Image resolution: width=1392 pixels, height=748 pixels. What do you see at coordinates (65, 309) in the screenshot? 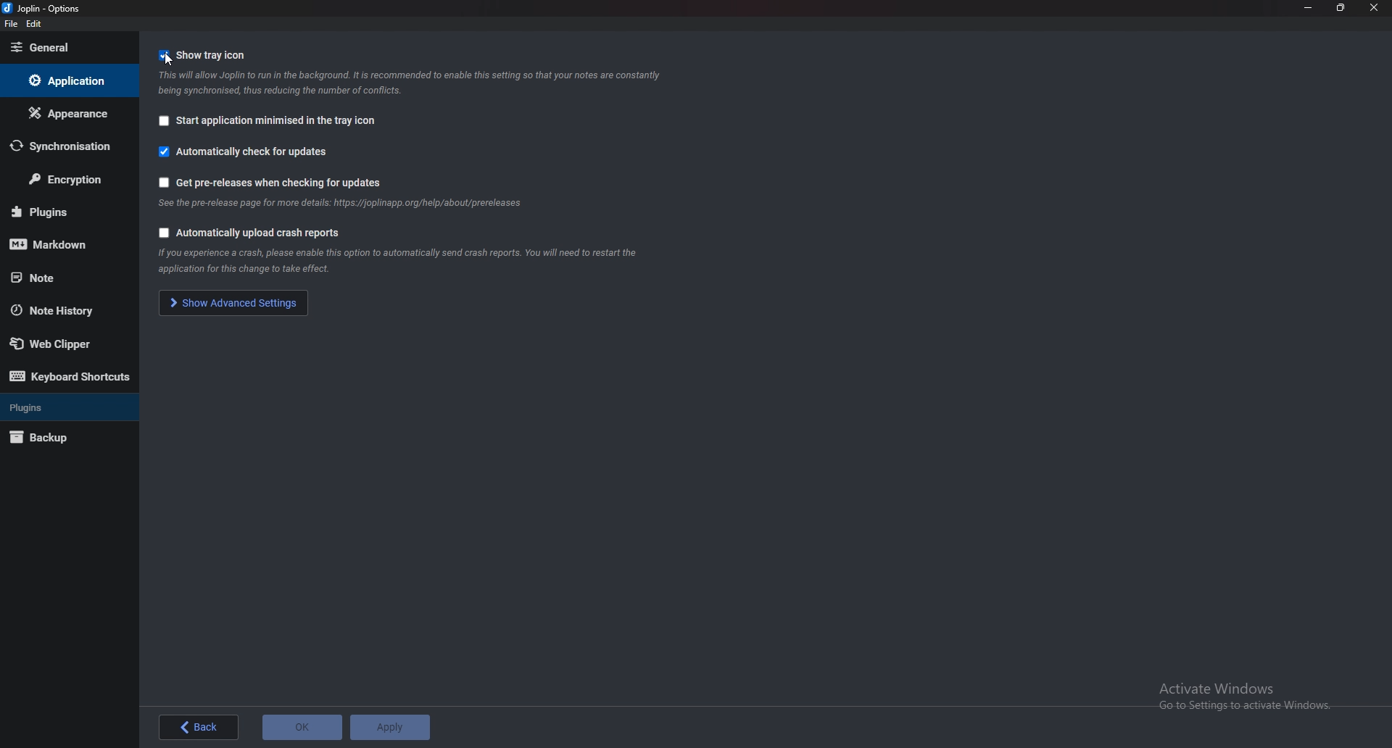
I see `Note history` at bounding box center [65, 309].